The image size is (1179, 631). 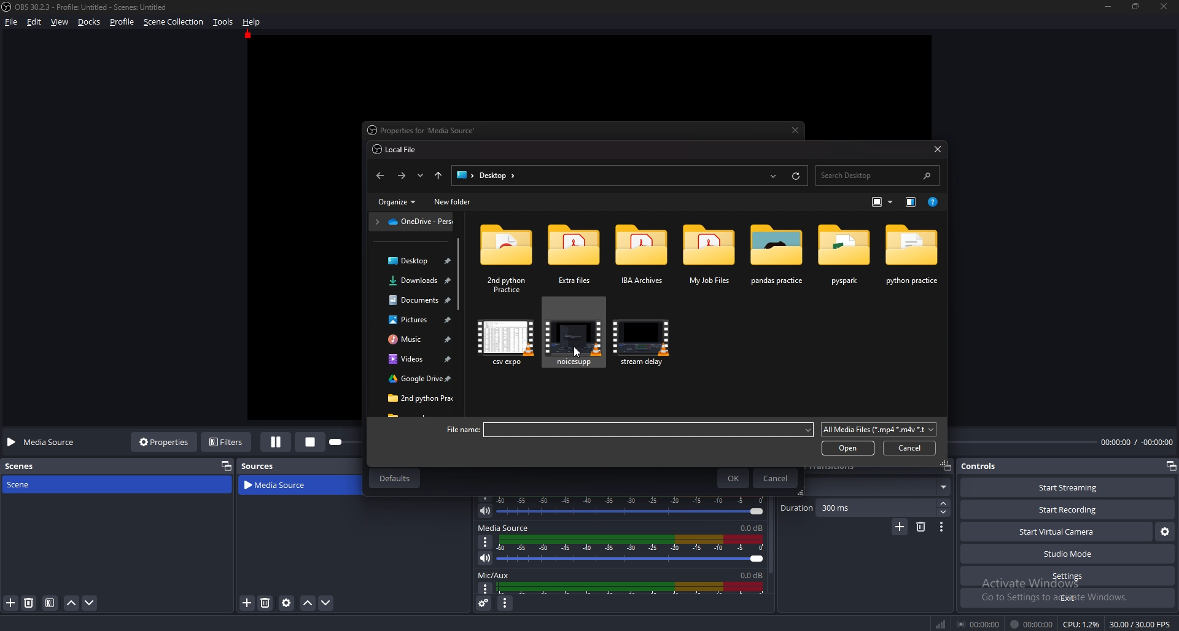 I want to click on folder, so click(x=710, y=254).